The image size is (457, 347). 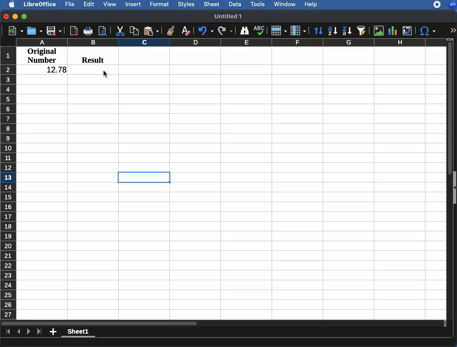 I want to click on Image, so click(x=378, y=31).